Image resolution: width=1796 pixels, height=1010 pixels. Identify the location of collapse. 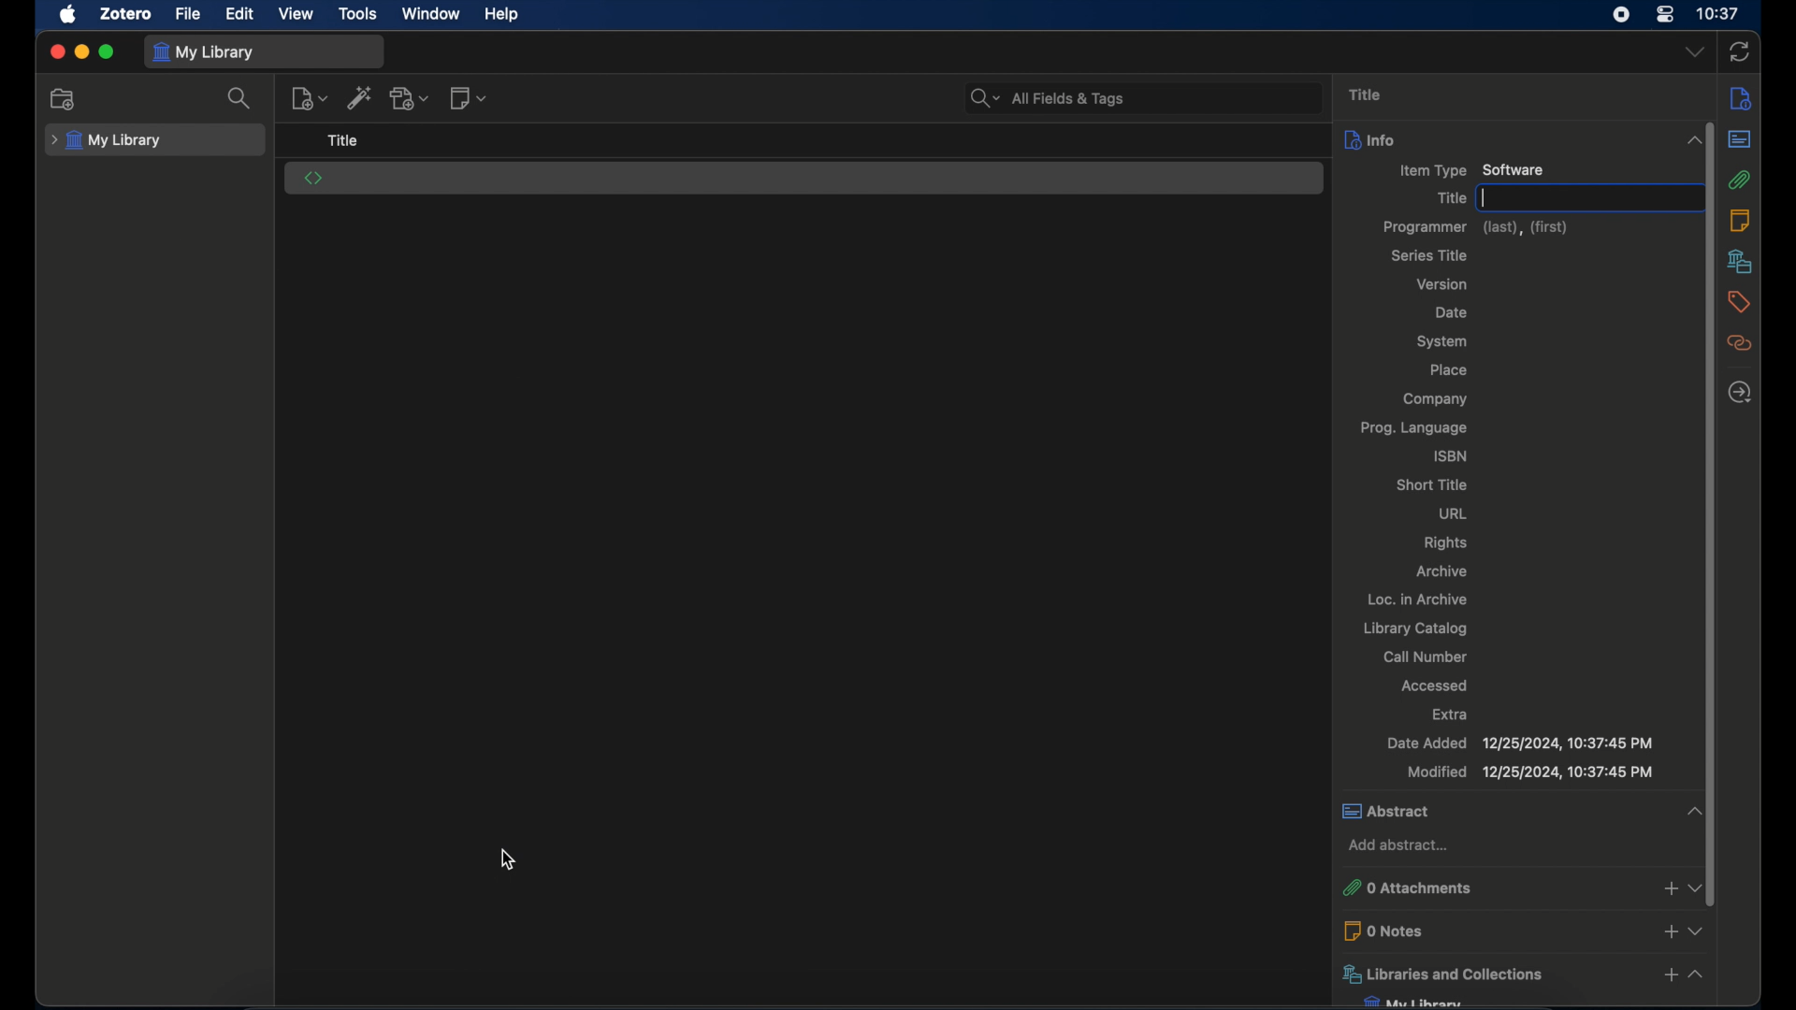
(1690, 809).